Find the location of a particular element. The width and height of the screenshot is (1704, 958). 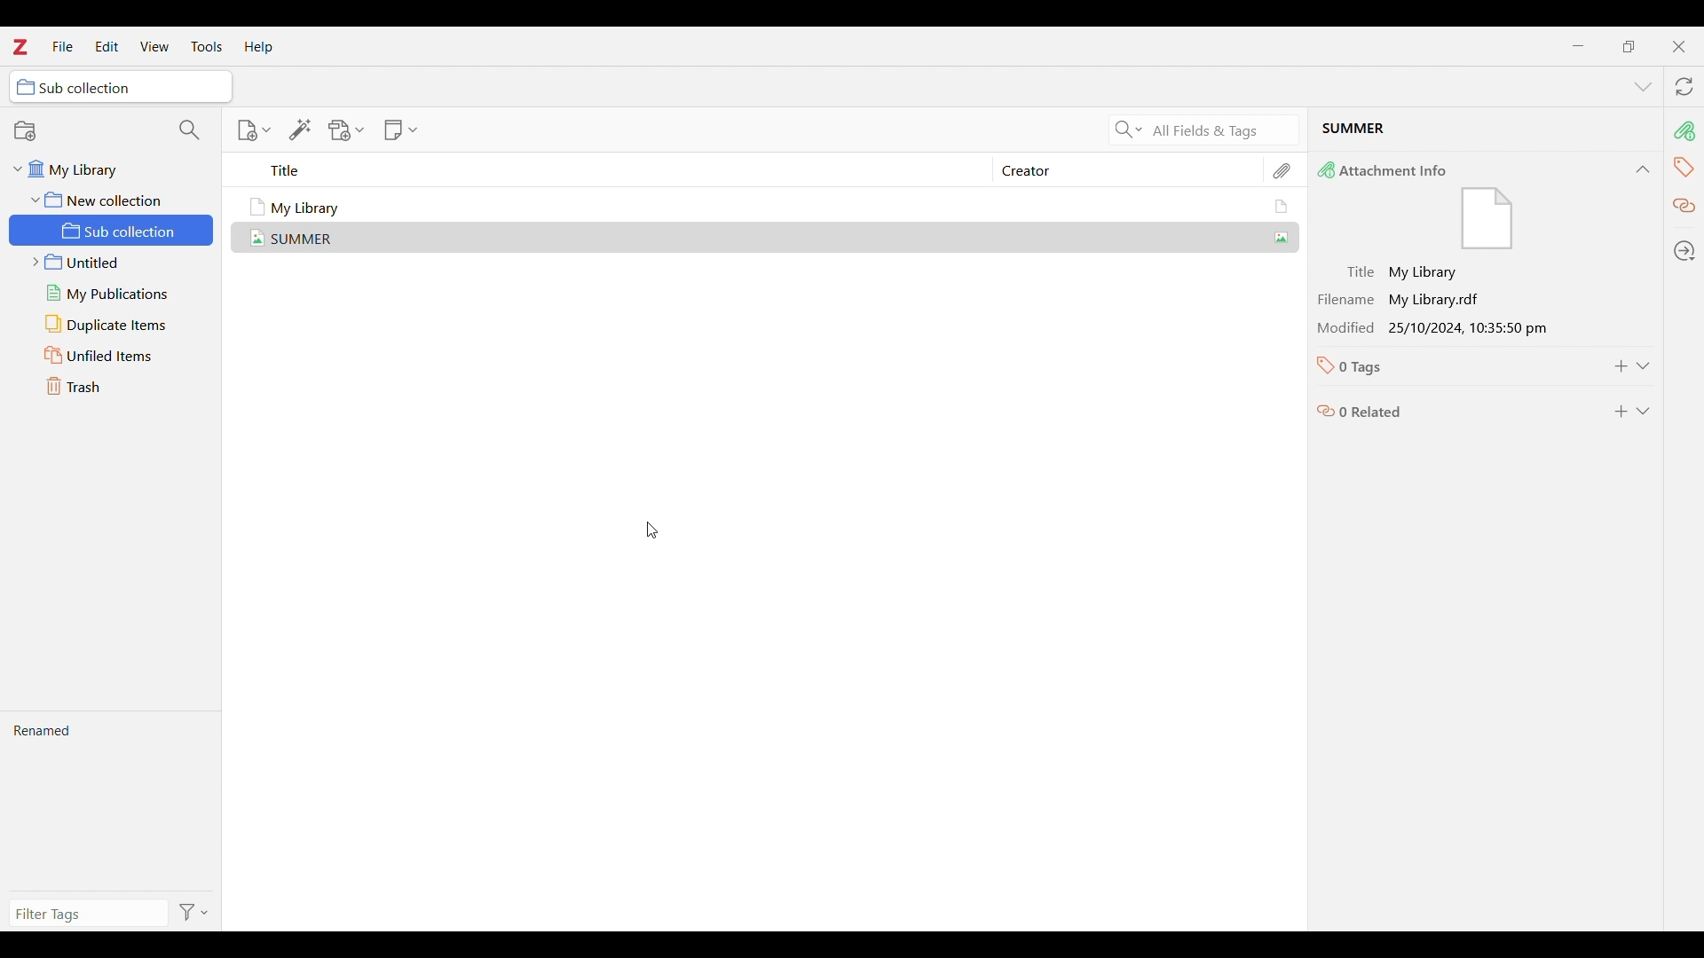

New item is located at coordinates (254, 130).